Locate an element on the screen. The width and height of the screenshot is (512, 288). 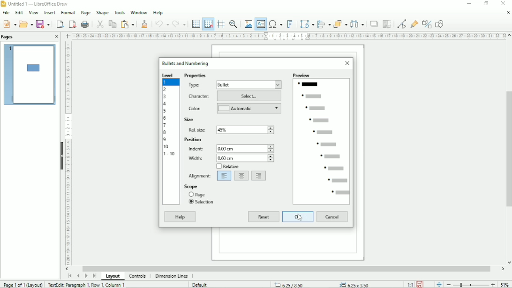
Cancel is located at coordinates (332, 217).